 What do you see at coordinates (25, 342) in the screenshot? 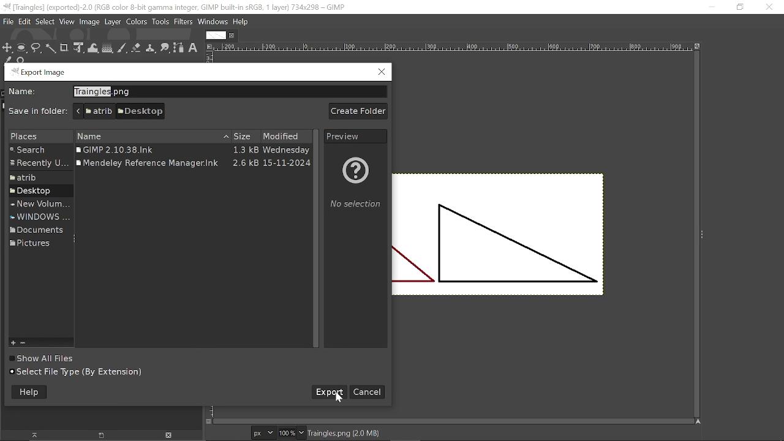
I see `Zoom out` at bounding box center [25, 342].